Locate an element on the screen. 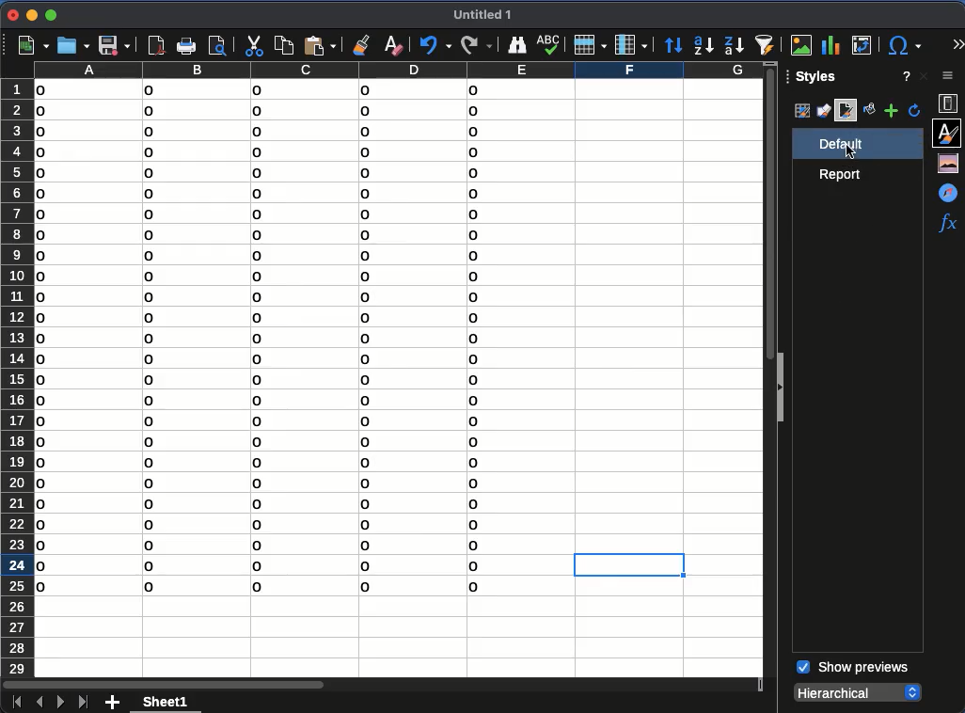 This screenshot has width=965, height=713. drawing styles is located at coordinates (824, 110).